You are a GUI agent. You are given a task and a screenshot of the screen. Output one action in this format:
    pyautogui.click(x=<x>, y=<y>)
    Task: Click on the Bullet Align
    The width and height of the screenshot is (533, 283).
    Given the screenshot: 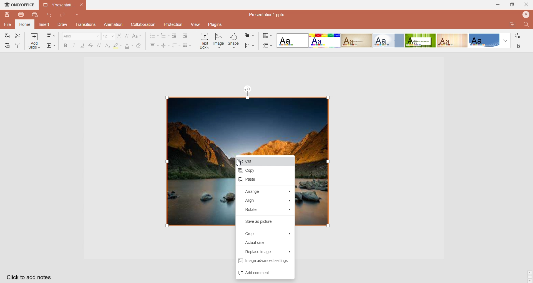 What is the action you would take?
    pyautogui.click(x=154, y=36)
    